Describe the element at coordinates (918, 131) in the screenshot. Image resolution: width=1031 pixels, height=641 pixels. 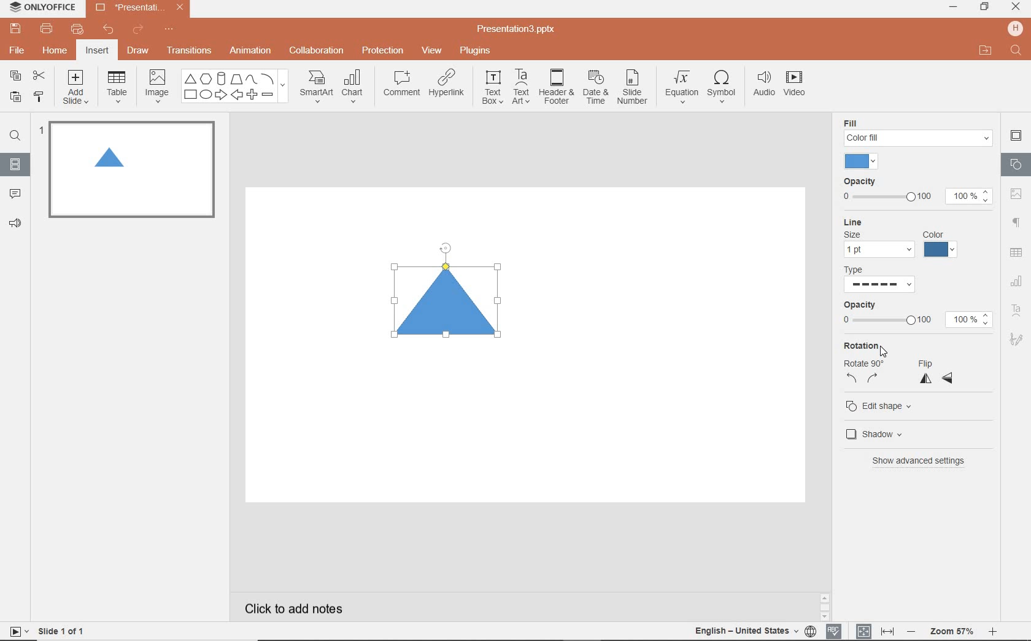
I see `fill` at that location.